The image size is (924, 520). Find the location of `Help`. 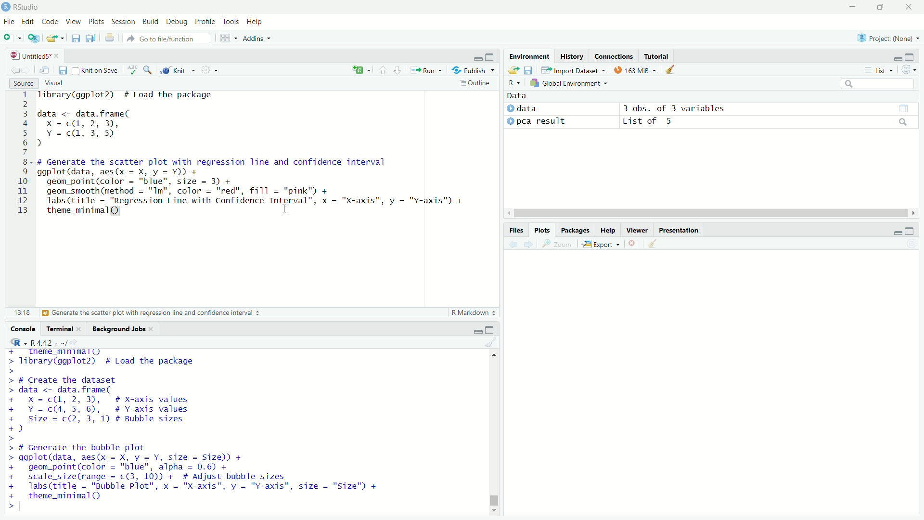

Help is located at coordinates (255, 22).